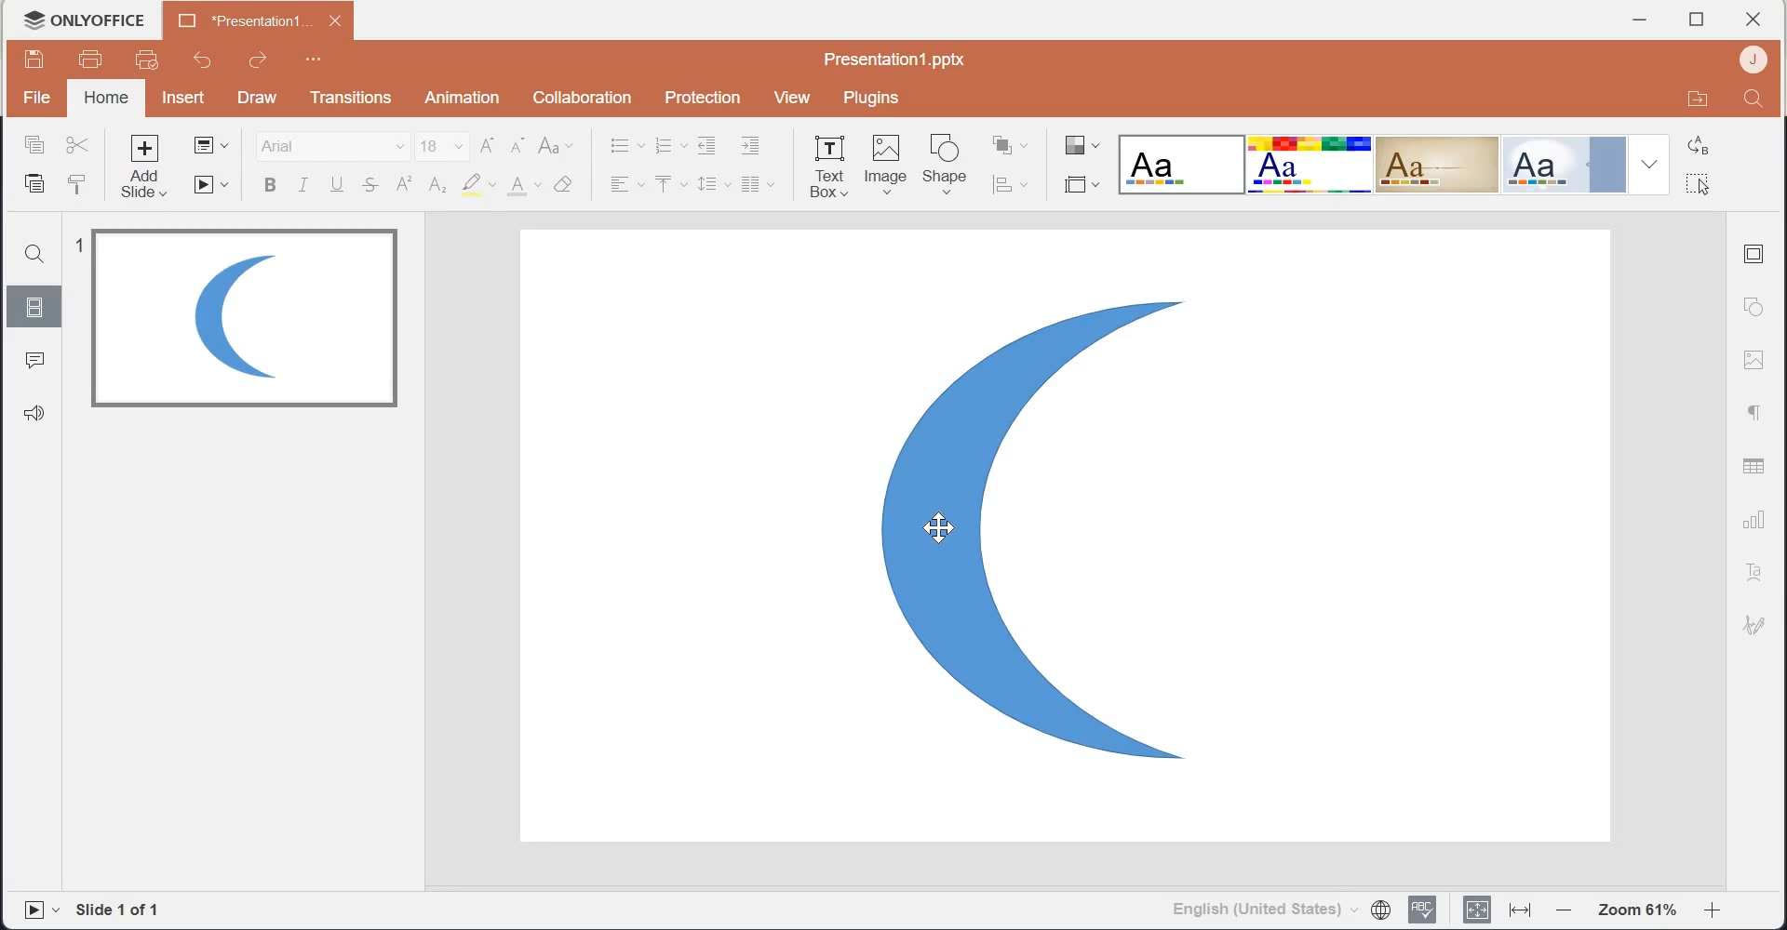  I want to click on Search, so click(36, 253).